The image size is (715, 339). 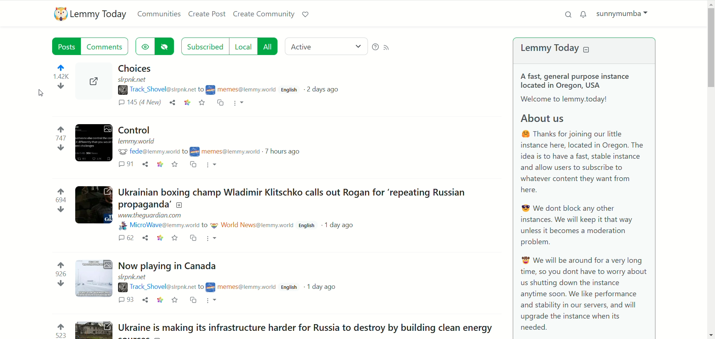 What do you see at coordinates (161, 165) in the screenshot?
I see `link` at bounding box center [161, 165].